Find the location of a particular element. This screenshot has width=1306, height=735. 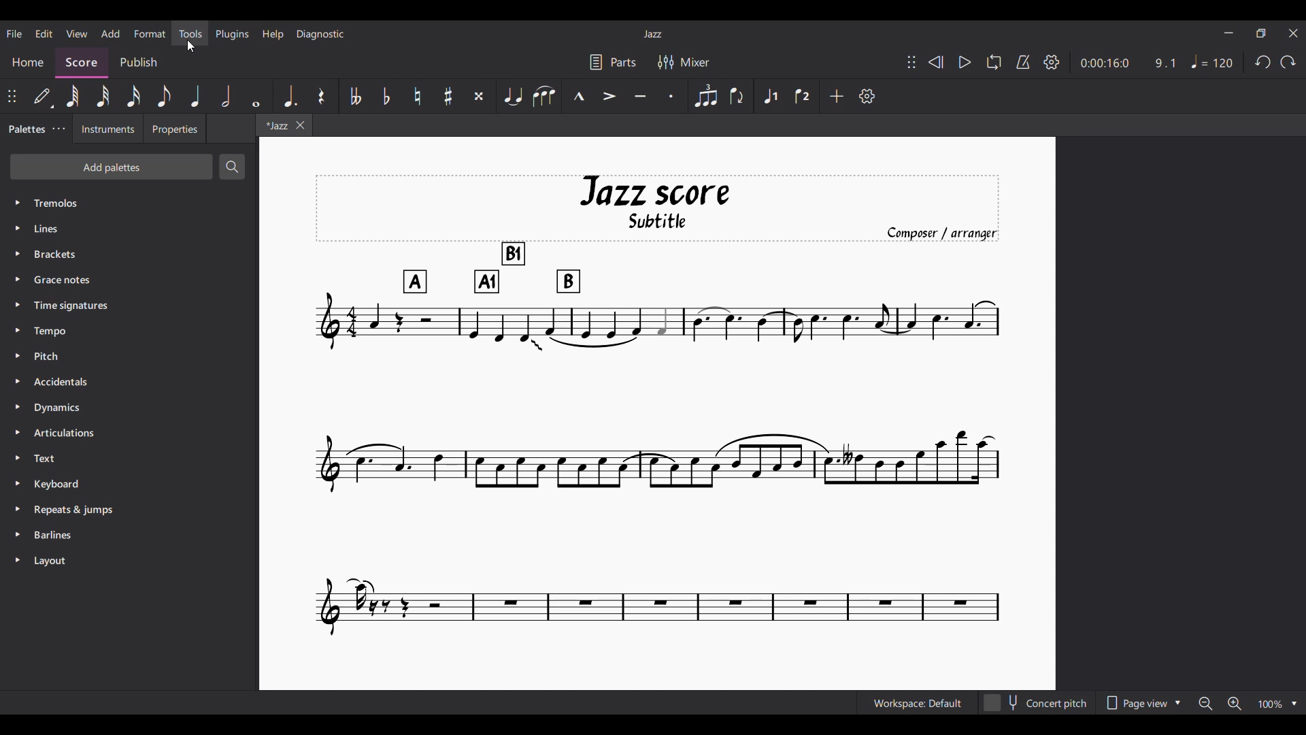

Properties is located at coordinates (174, 129).